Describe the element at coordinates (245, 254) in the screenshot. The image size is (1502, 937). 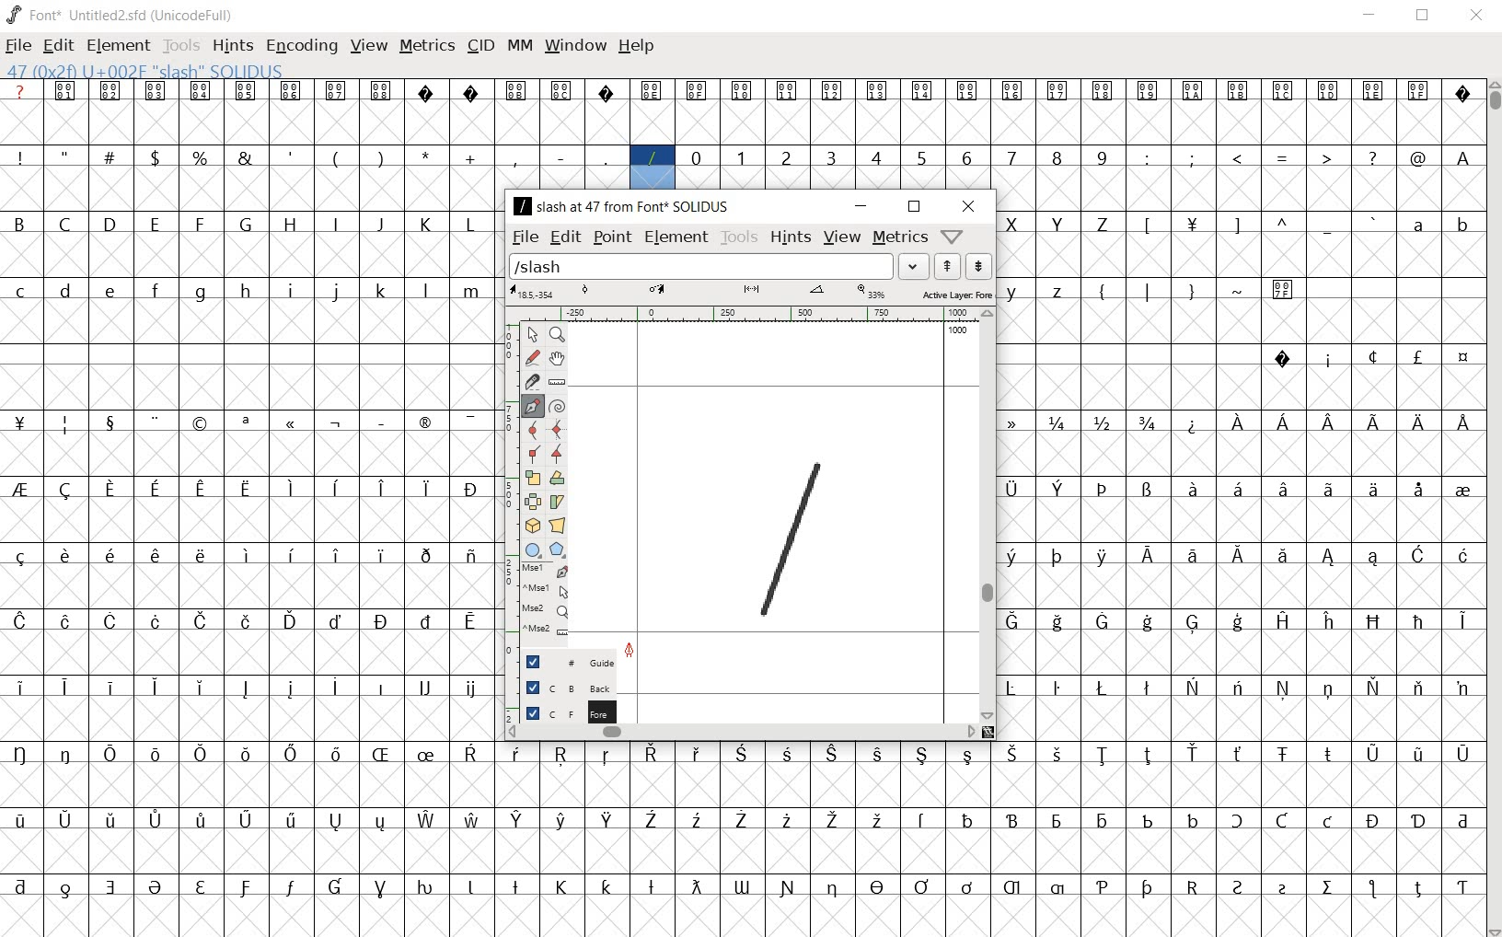
I see `empty cells` at that location.